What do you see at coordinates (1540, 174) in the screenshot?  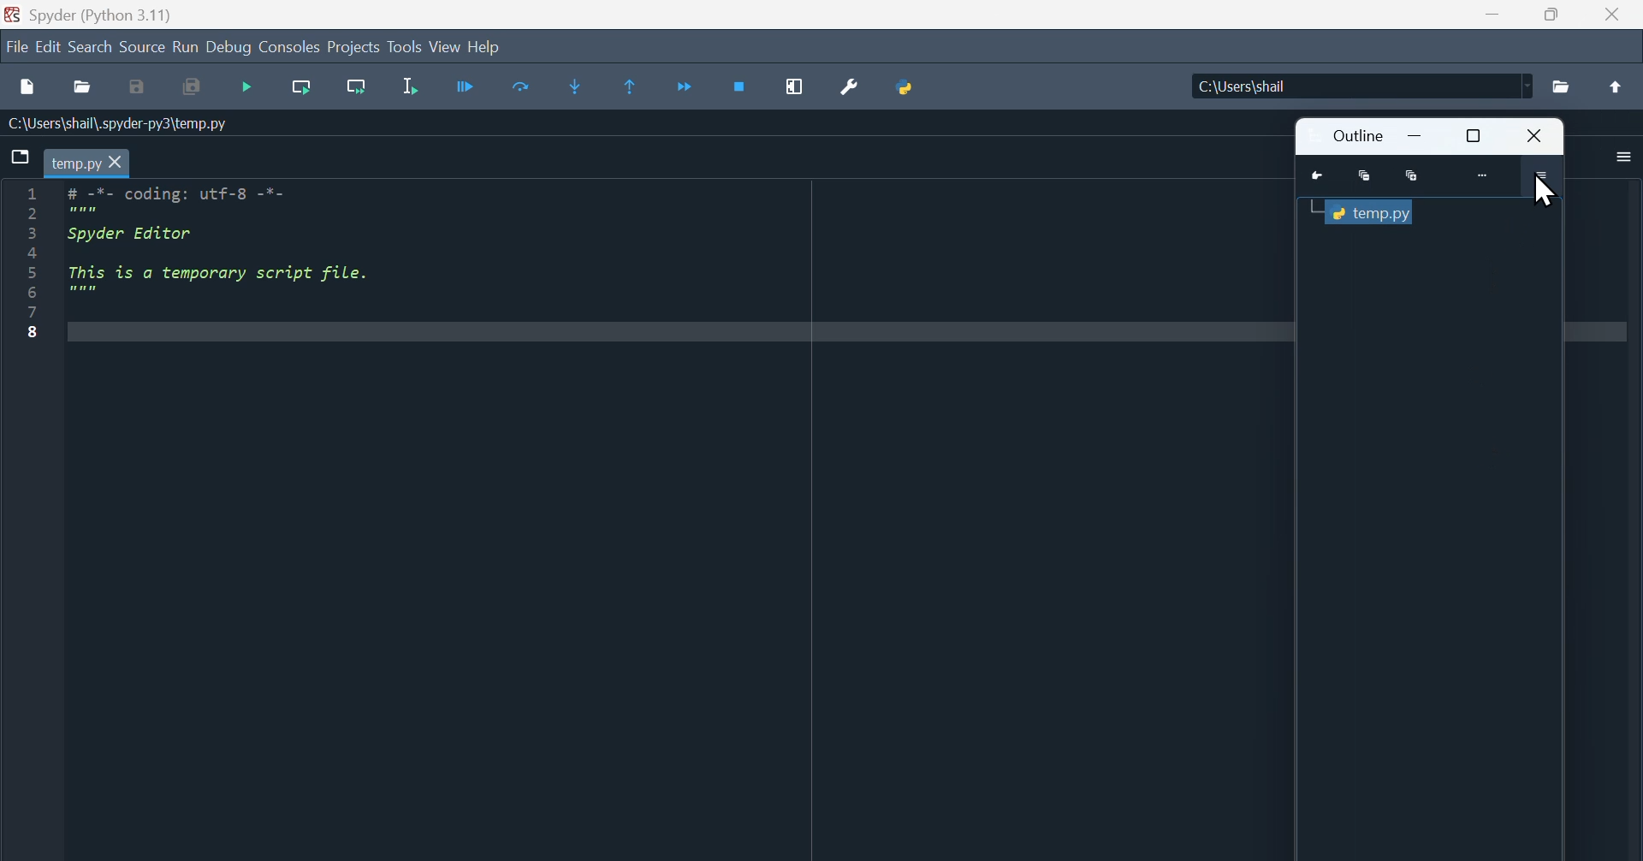 I see `More options` at bounding box center [1540, 174].